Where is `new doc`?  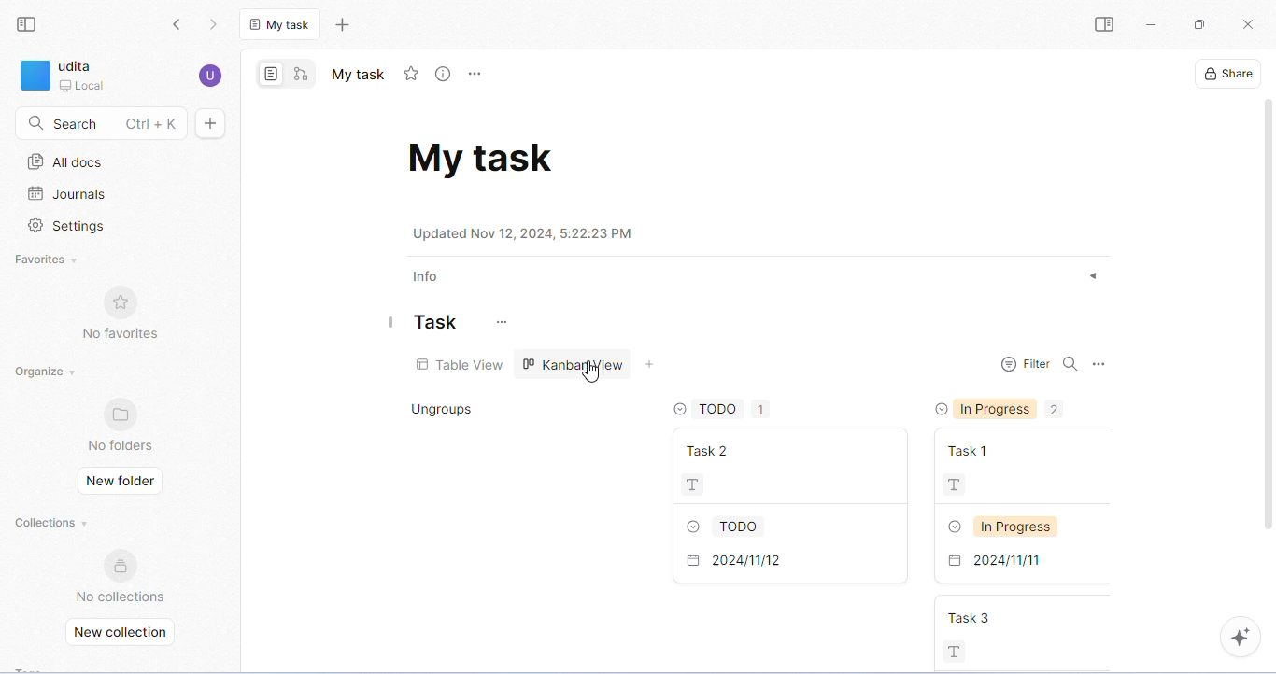
new doc is located at coordinates (213, 124).